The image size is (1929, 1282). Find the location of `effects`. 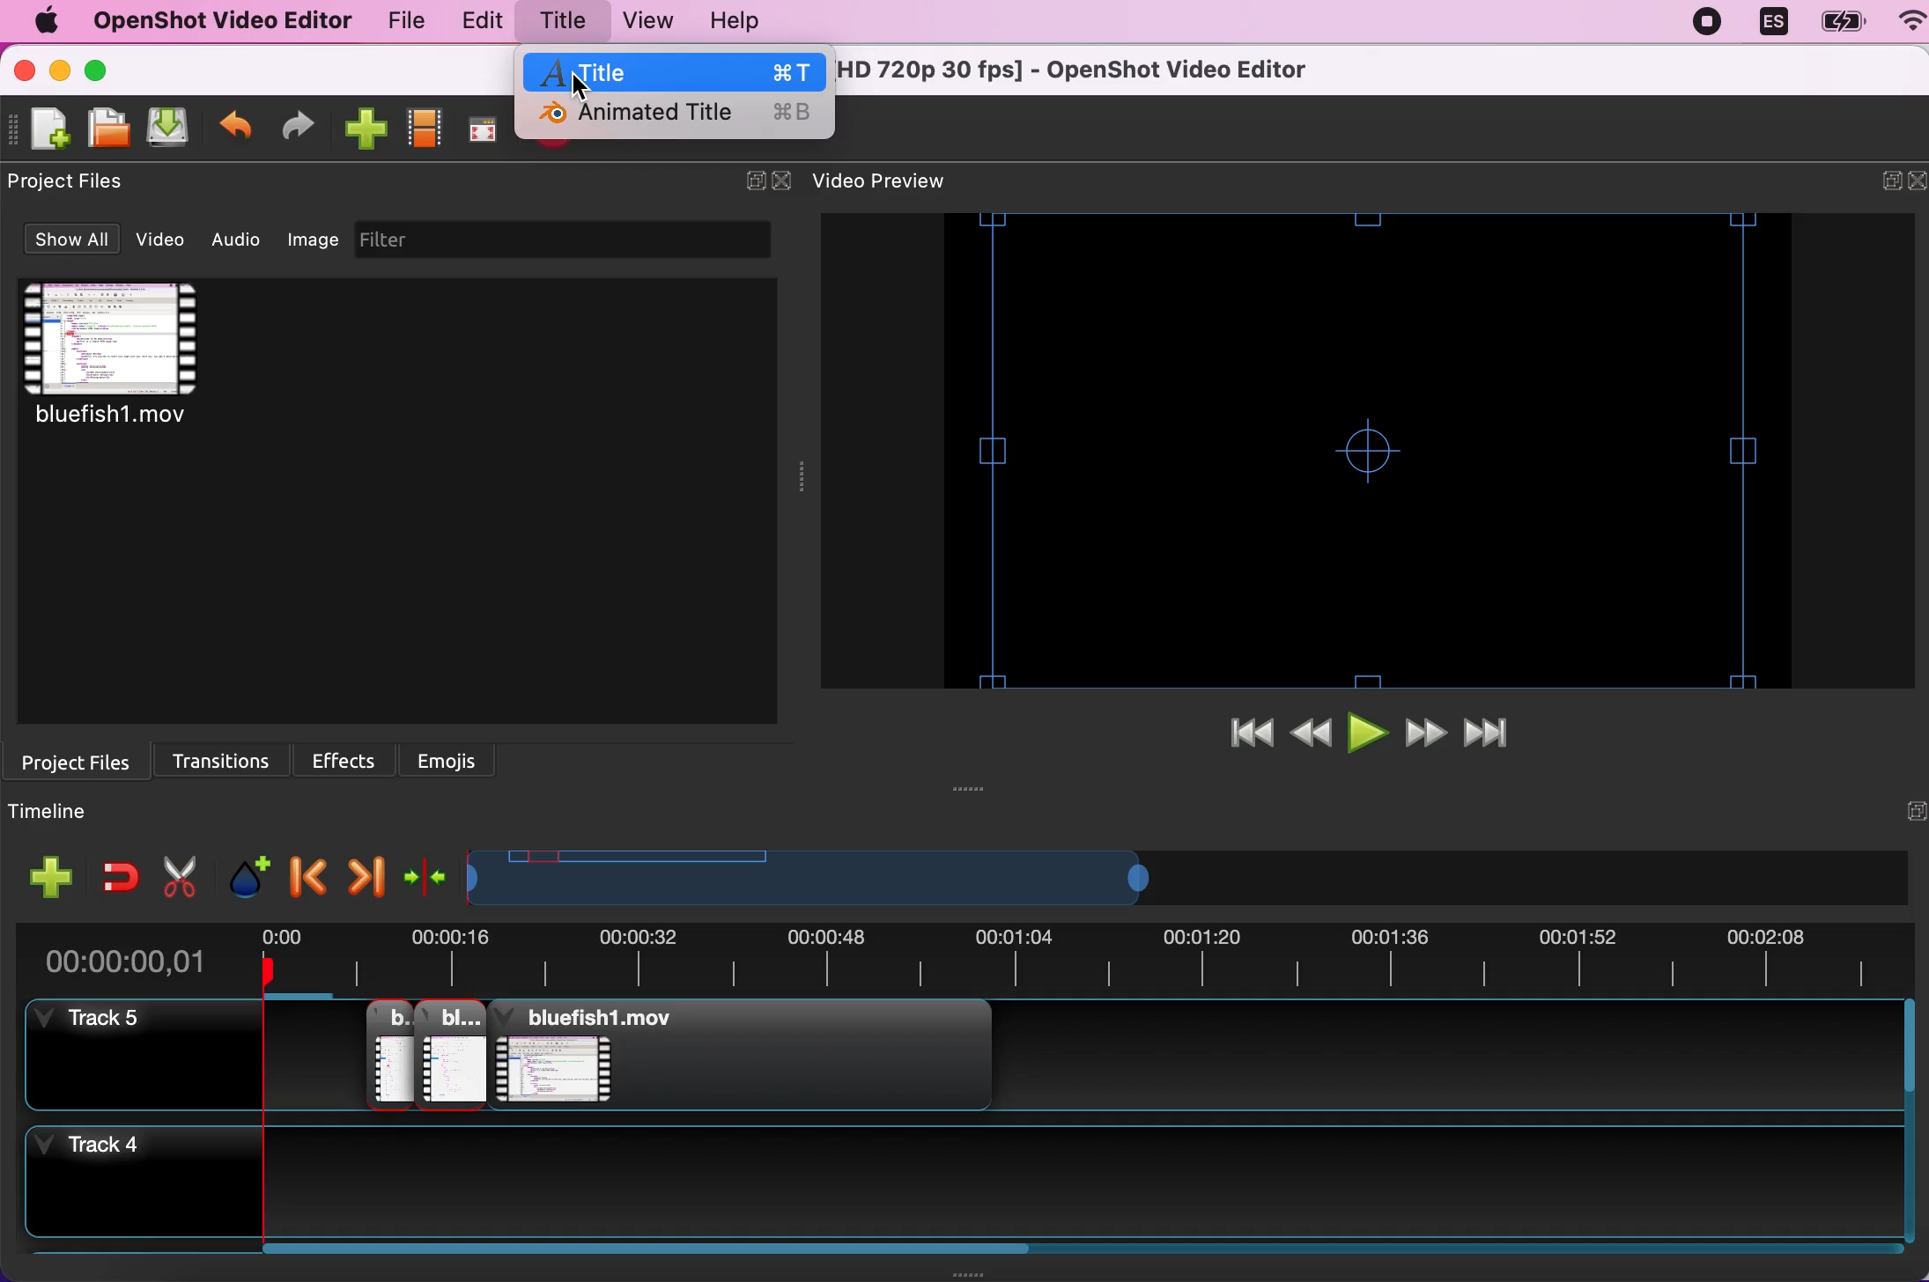

effects is located at coordinates (351, 756).